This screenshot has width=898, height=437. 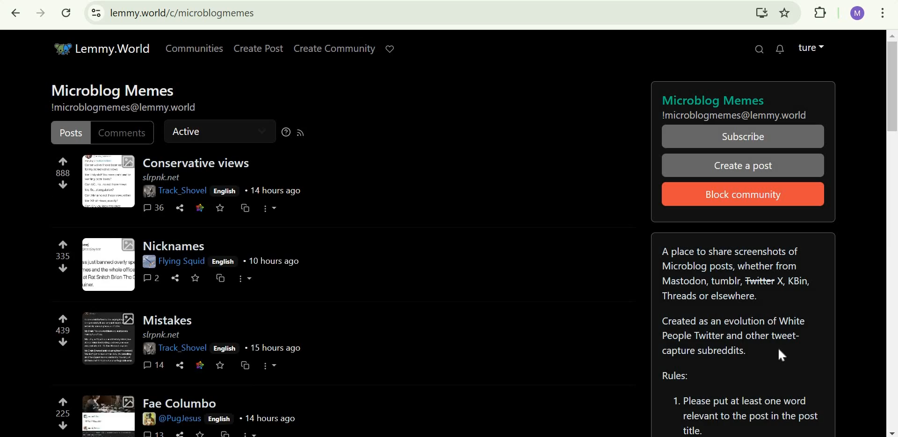 What do you see at coordinates (271, 261) in the screenshot?
I see `10 hours ago` at bounding box center [271, 261].